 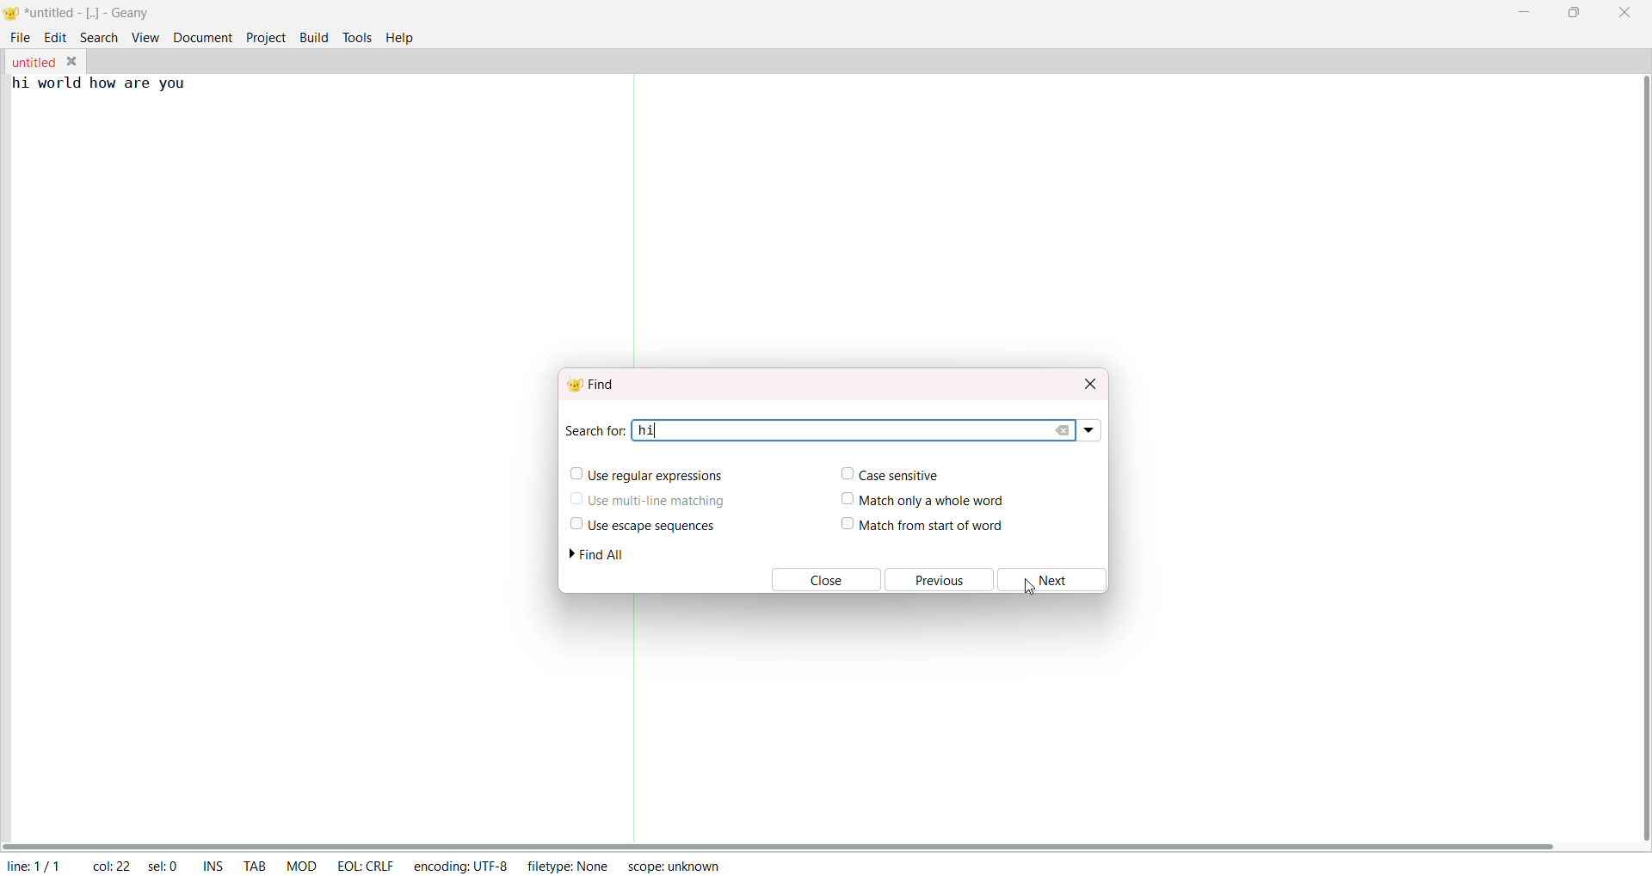 I want to click on build, so click(x=312, y=36).